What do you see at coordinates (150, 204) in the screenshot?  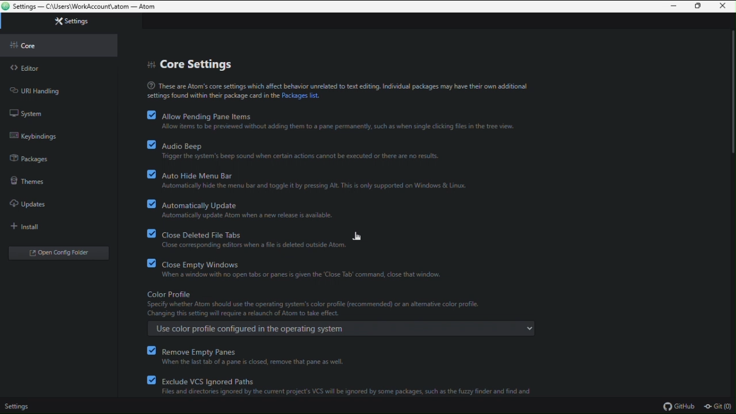 I see `checkbox` at bounding box center [150, 204].